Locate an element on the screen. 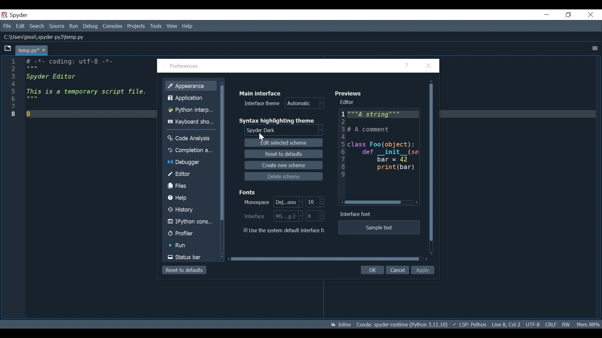  Keyboard Shortcuts is located at coordinates (190, 122).